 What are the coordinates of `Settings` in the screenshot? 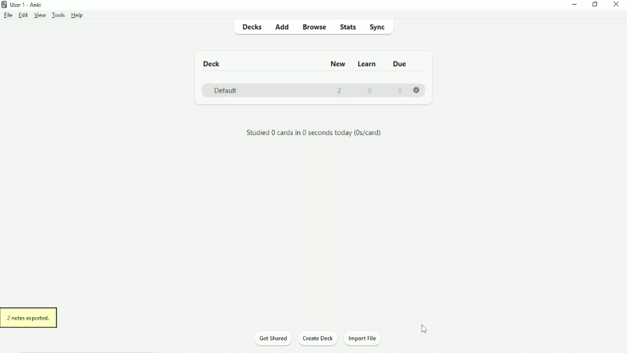 It's located at (418, 94).